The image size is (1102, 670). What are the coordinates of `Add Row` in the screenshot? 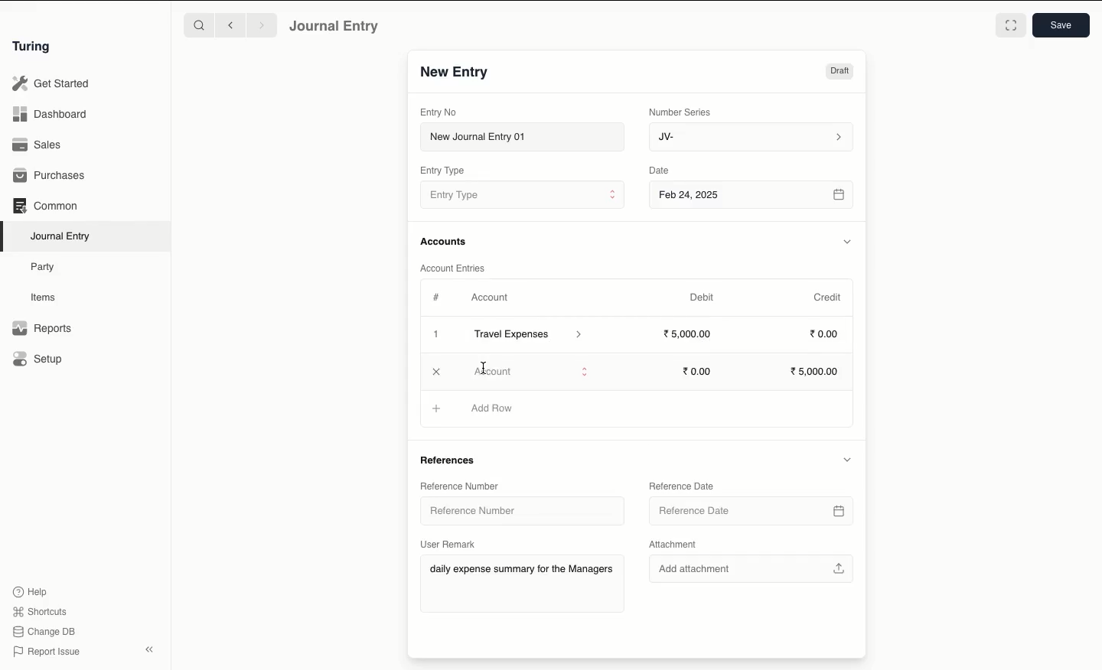 It's located at (491, 369).